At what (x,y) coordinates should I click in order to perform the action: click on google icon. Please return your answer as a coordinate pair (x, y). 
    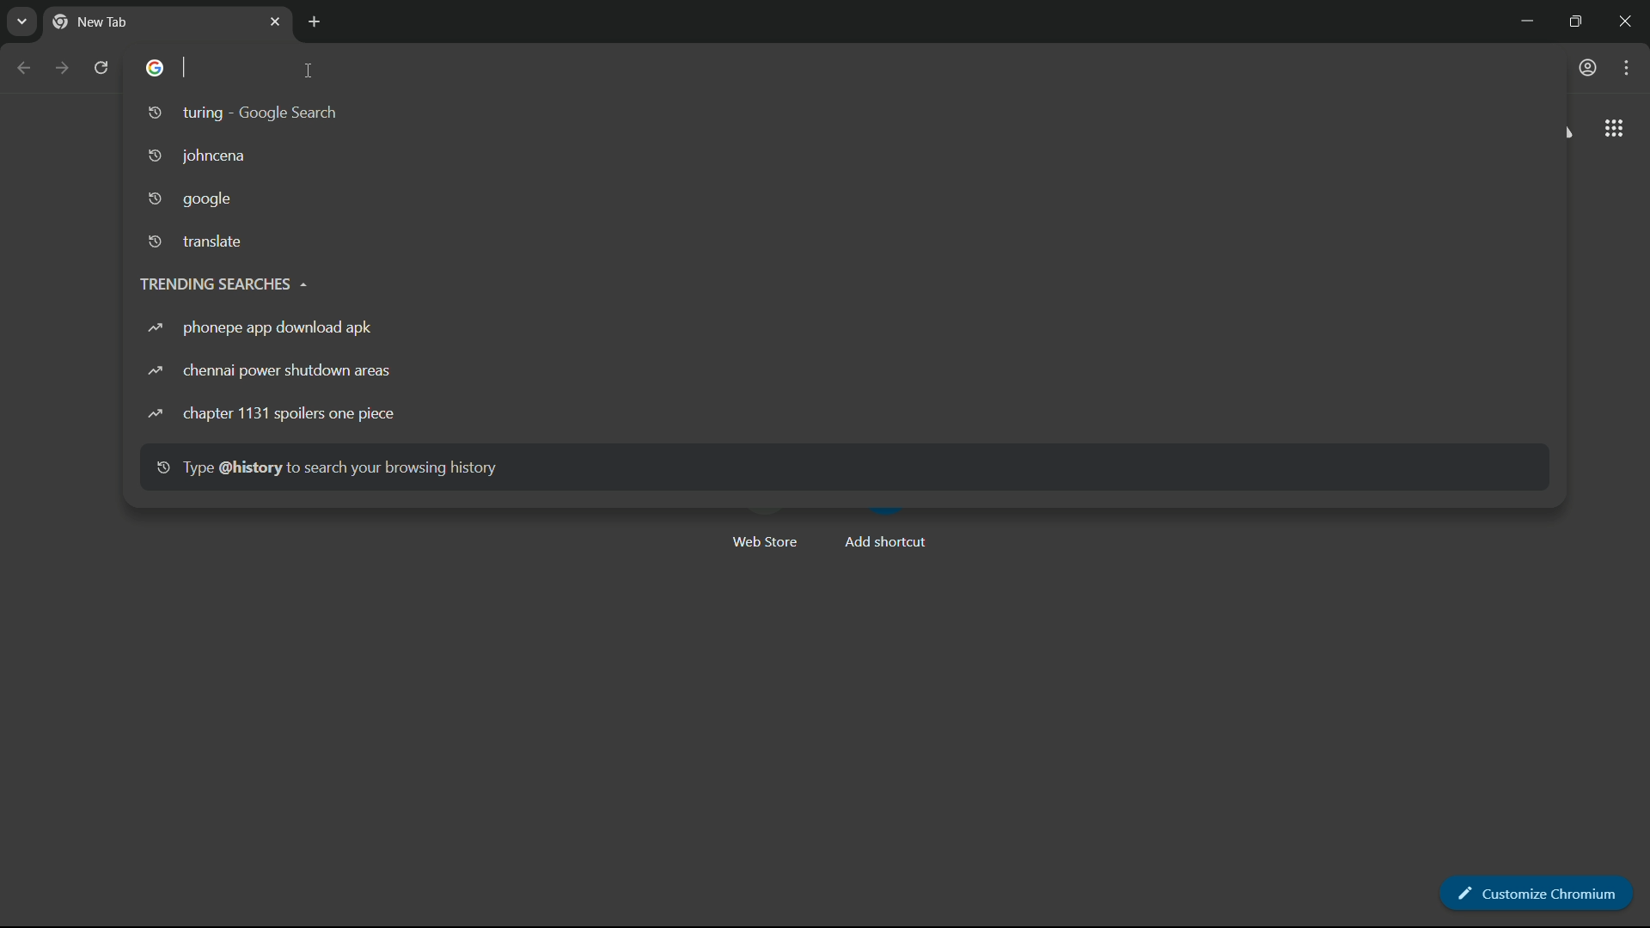
    Looking at the image, I should click on (161, 68).